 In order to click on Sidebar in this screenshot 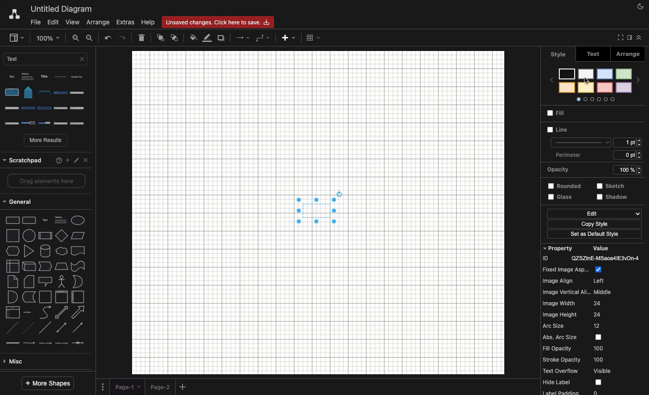, I will do `click(628, 38)`.